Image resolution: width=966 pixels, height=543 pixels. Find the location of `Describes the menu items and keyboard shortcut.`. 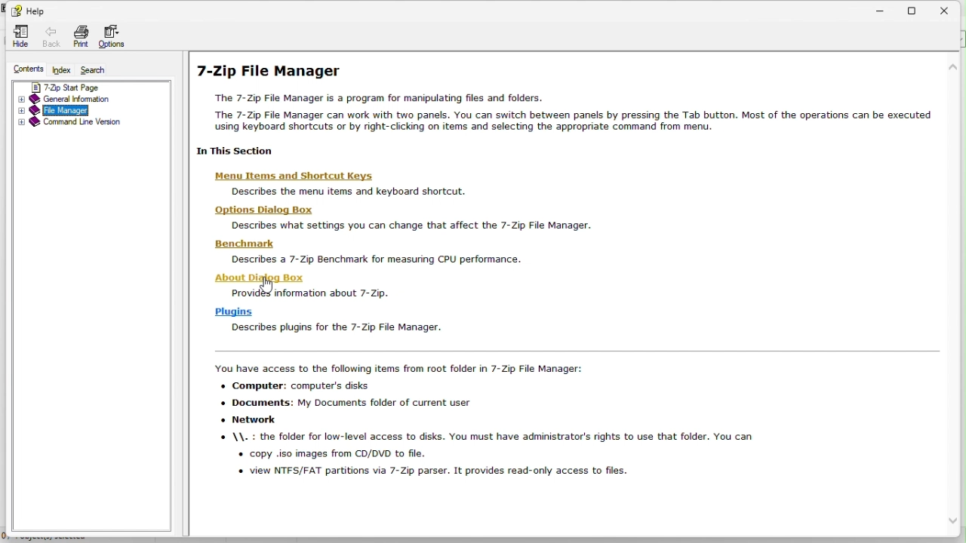

Describes the menu items and keyboard shortcut. is located at coordinates (355, 192).